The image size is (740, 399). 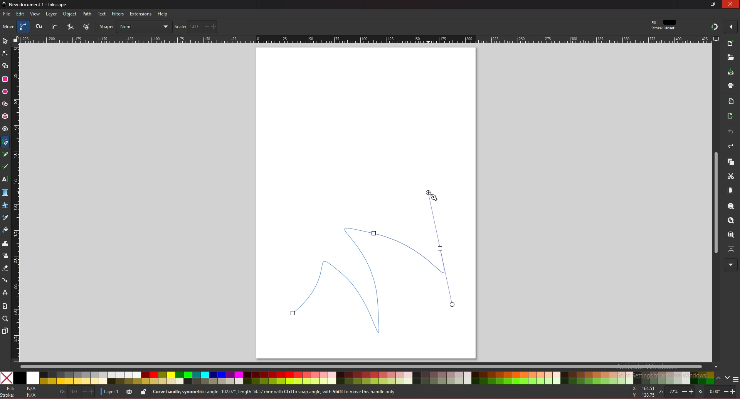 I want to click on stars and polygons, so click(x=5, y=104).